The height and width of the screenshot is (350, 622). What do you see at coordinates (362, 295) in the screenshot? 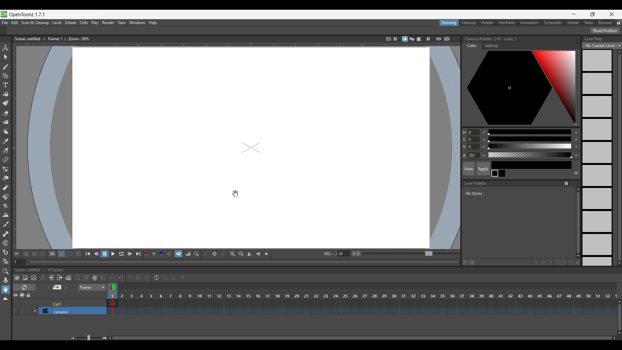
I see `Frames` at bounding box center [362, 295].